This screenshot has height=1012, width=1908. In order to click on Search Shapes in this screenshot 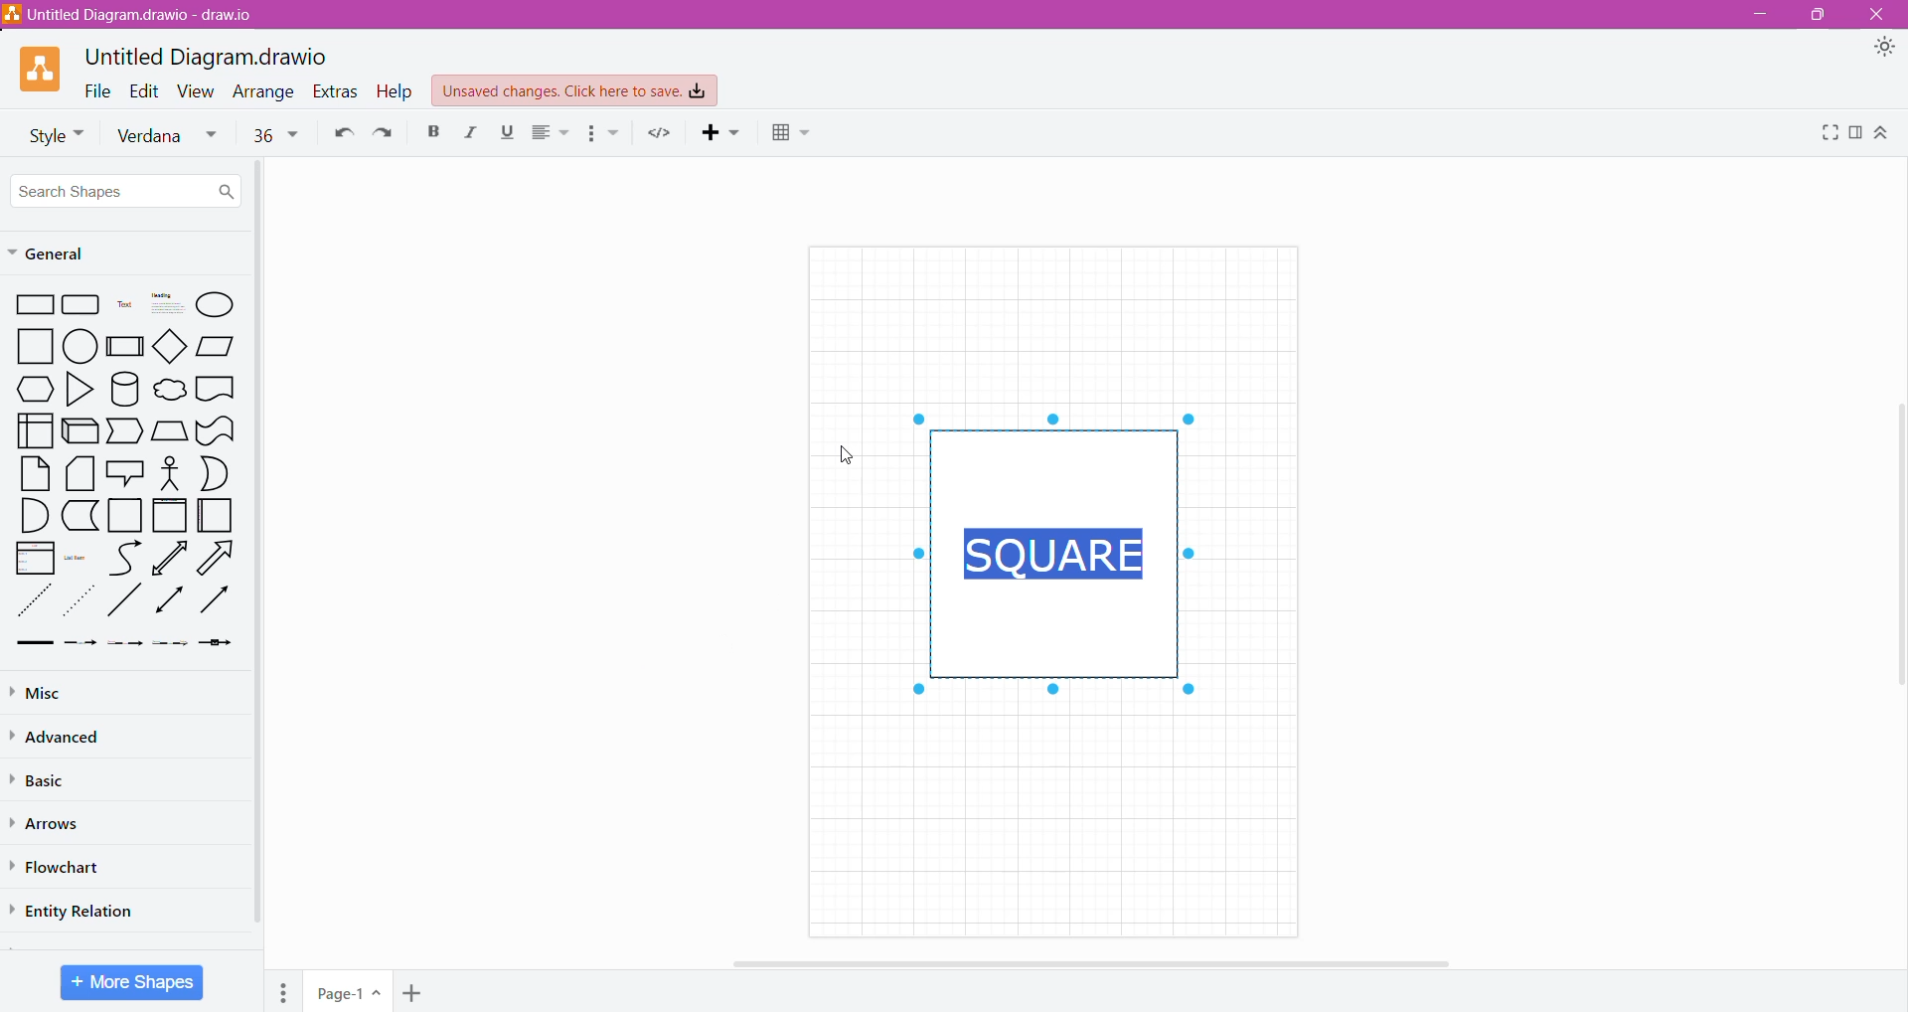, I will do `click(127, 190)`.